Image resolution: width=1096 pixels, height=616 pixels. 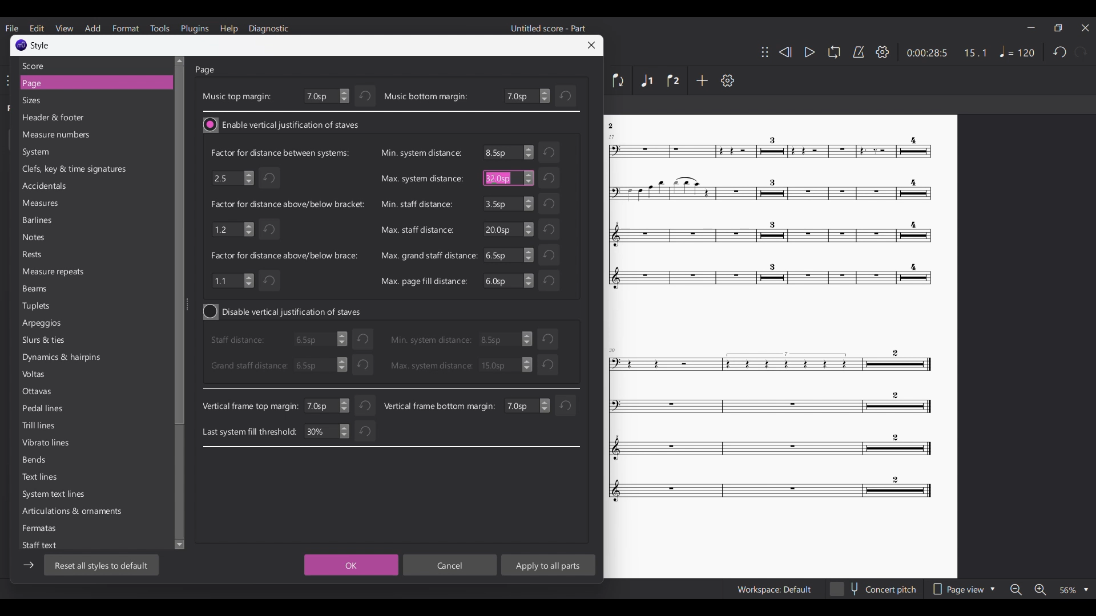 What do you see at coordinates (327, 431) in the screenshot?
I see `30%` at bounding box center [327, 431].